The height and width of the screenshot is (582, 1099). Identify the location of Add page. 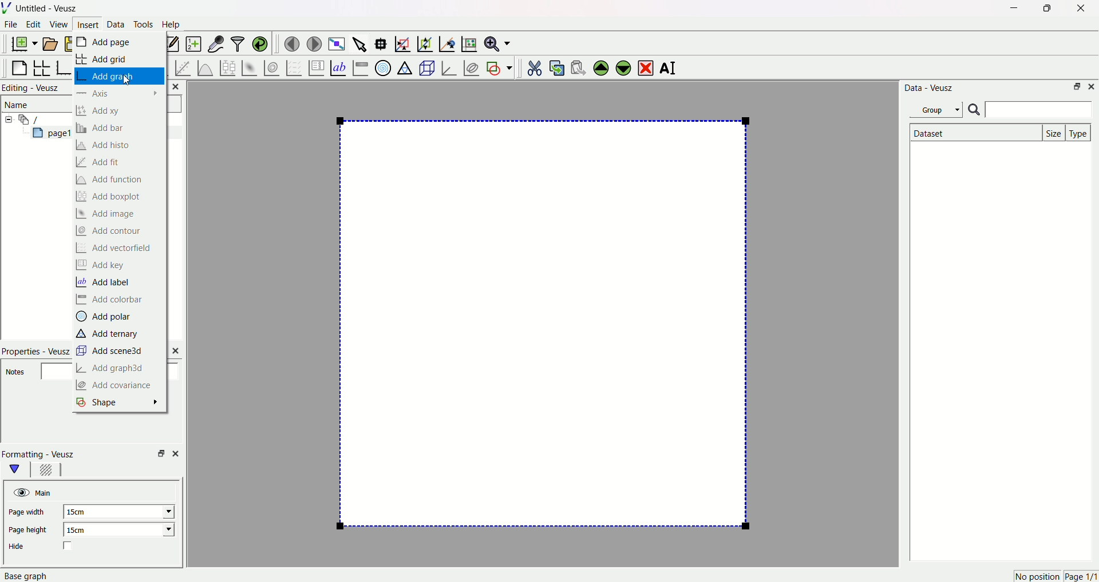
(117, 42).